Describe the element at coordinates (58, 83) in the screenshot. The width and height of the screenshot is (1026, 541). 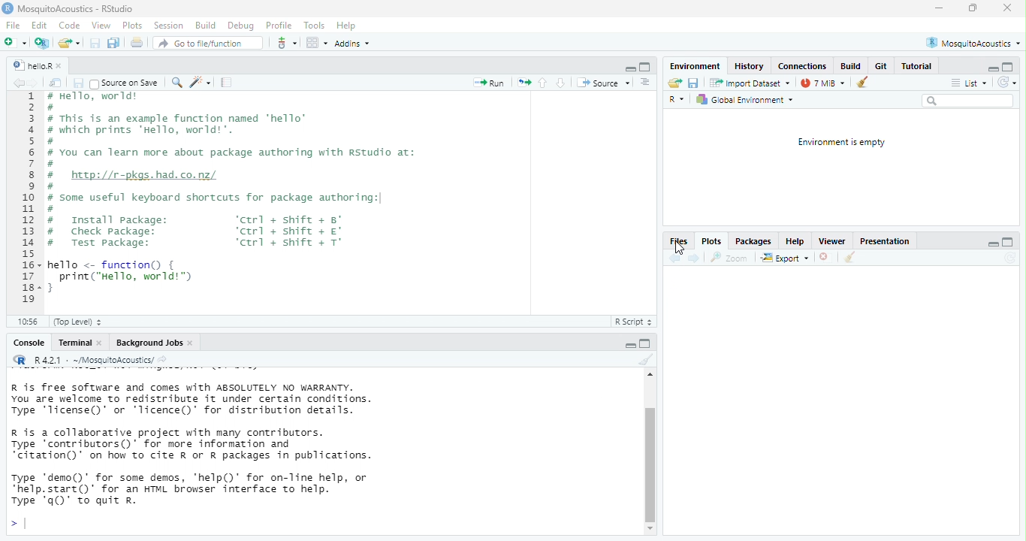
I see `show in new window` at that location.